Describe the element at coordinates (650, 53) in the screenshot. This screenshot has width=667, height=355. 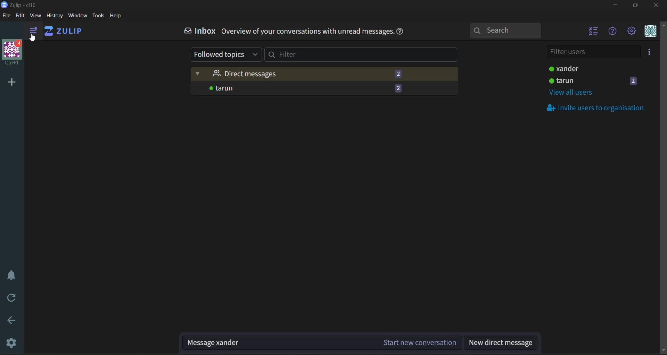
I see `invite users to organisation` at that location.